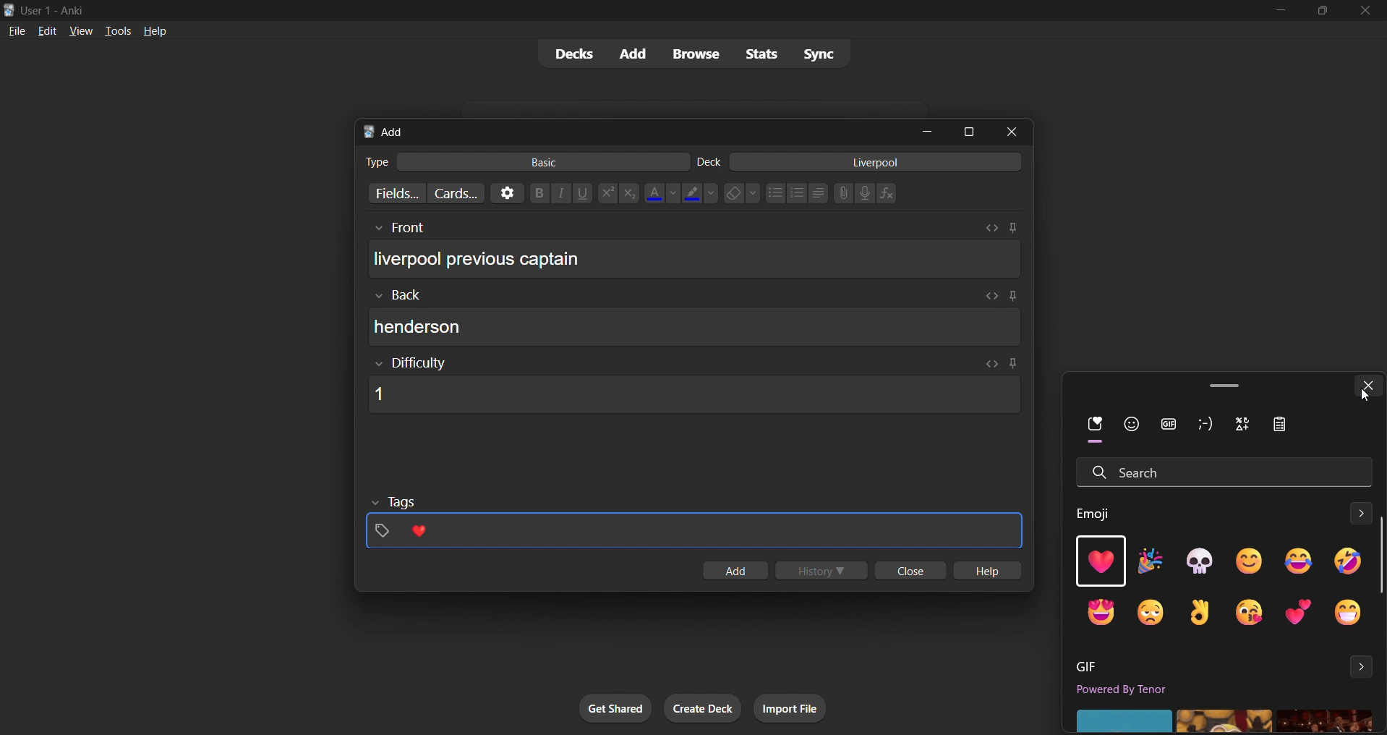 The image size is (1387, 735). What do you see at coordinates (1363, 395) in the screenshot?
I see `Cursor` at bounding box center [1363, 395].